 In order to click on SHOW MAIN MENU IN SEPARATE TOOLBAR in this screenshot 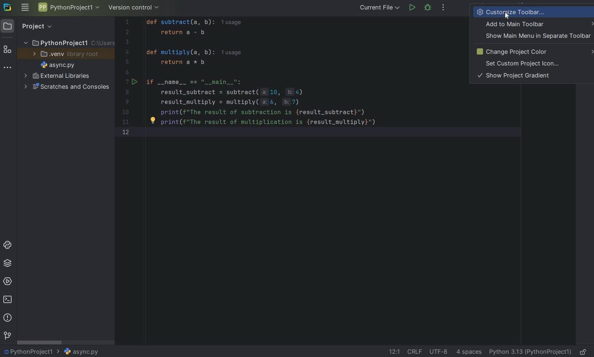, I will do `click(536, 36)`.